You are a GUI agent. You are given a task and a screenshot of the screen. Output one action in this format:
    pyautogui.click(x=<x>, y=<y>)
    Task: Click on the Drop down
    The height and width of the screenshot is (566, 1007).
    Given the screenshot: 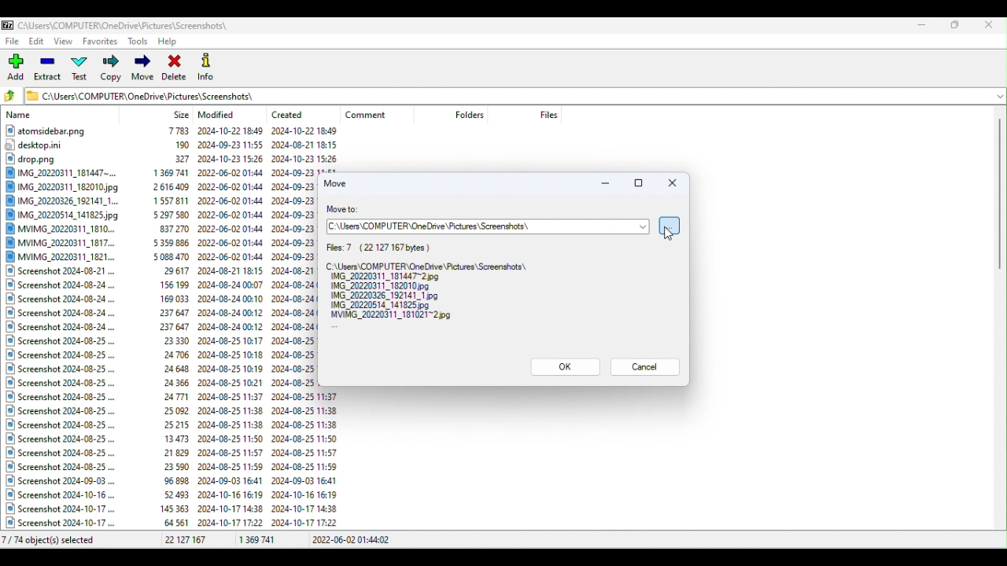 What is the action you would take?
    pyautogui.click(x=643, y=226)
    